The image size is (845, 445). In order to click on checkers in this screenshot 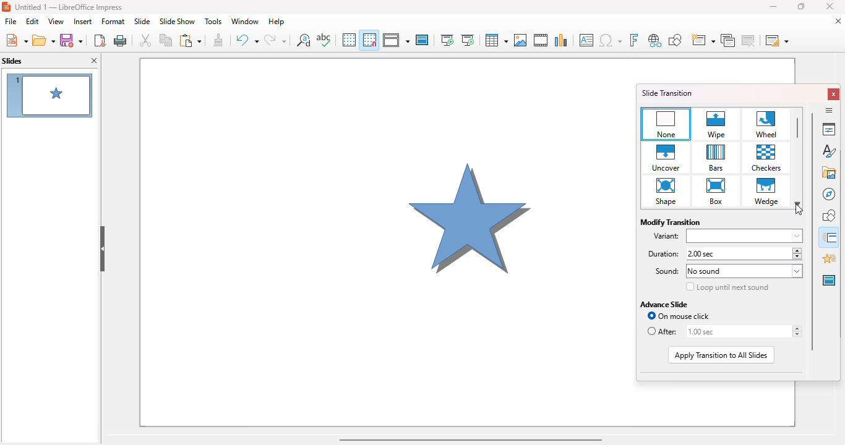, I will do `click(767, 158)`.